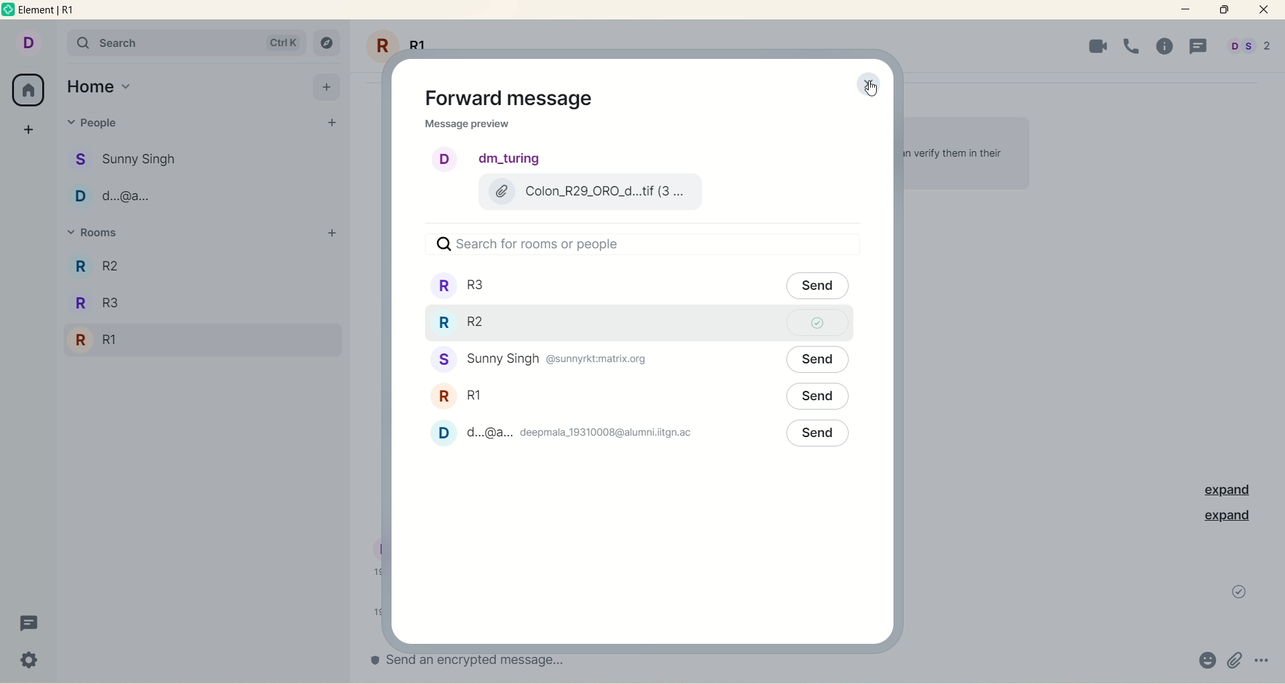 The image size is (1285, 684). Describe the element at coordinates (1277, 357) in the screenshot. I see `vertical scroll bar` at that location.